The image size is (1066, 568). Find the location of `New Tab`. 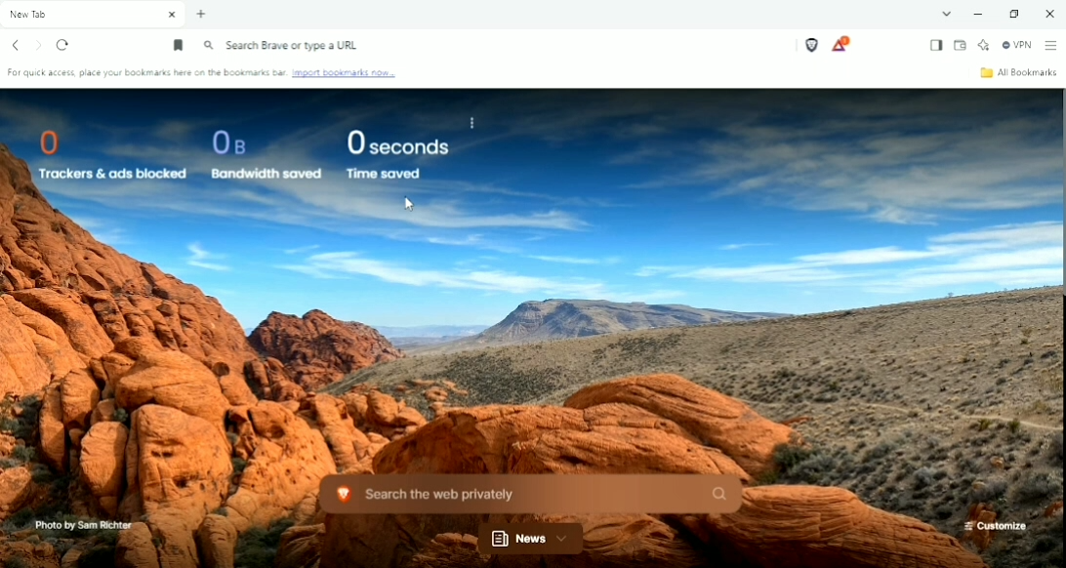

New Tab is located at coordinates (94, 15).